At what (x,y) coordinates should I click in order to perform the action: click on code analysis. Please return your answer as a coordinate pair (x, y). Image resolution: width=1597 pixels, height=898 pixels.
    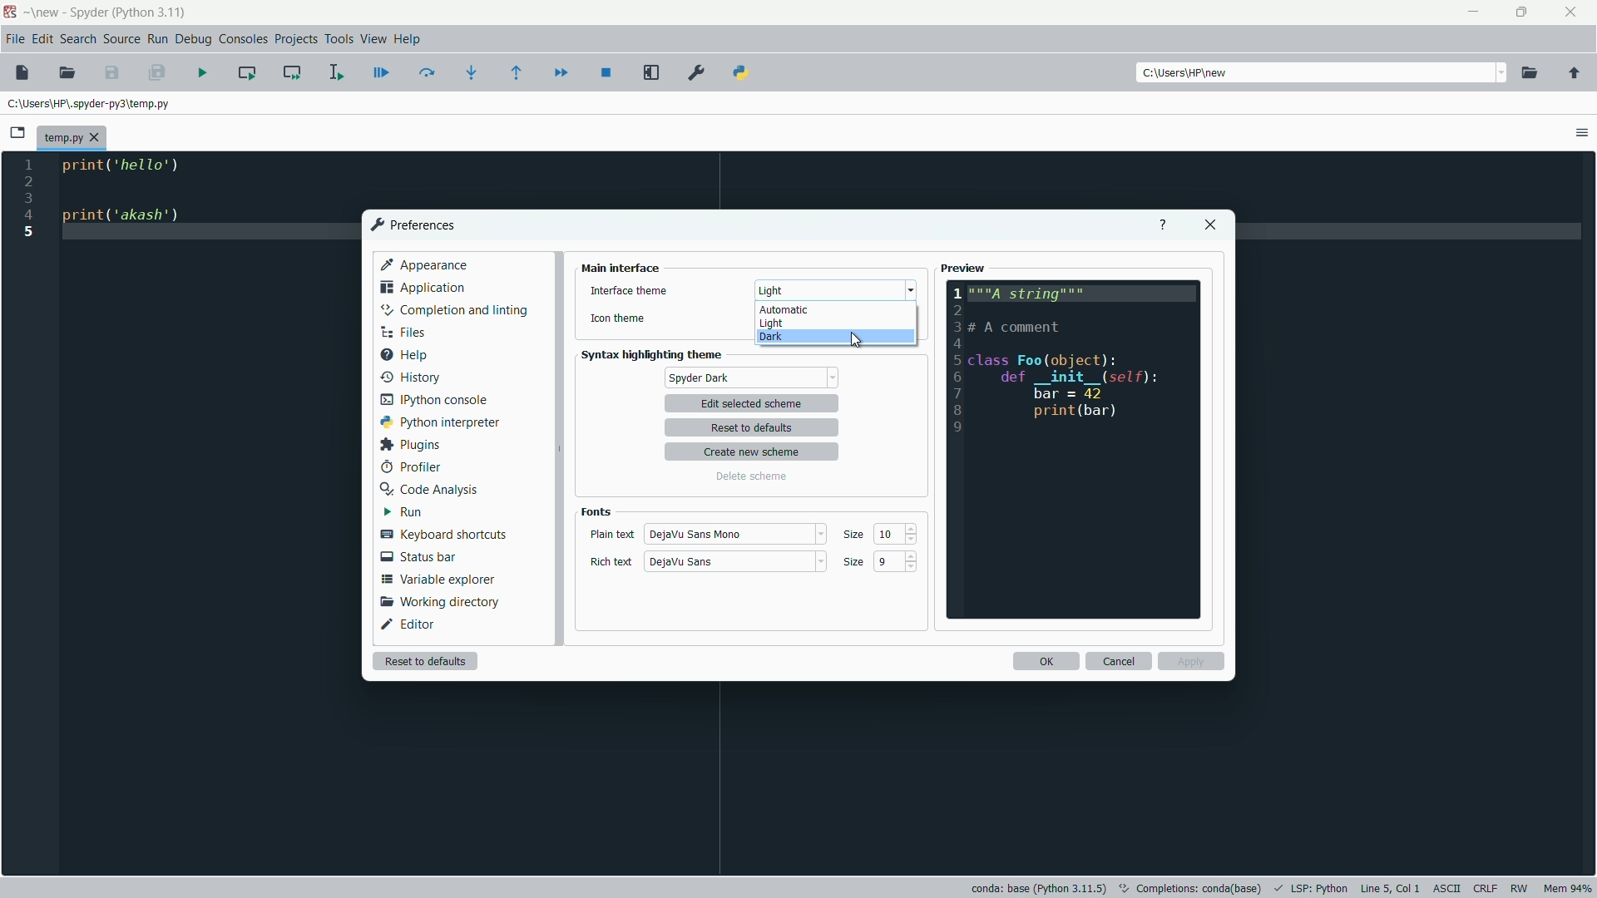
    Looking at the image, I should click on (427, 489).